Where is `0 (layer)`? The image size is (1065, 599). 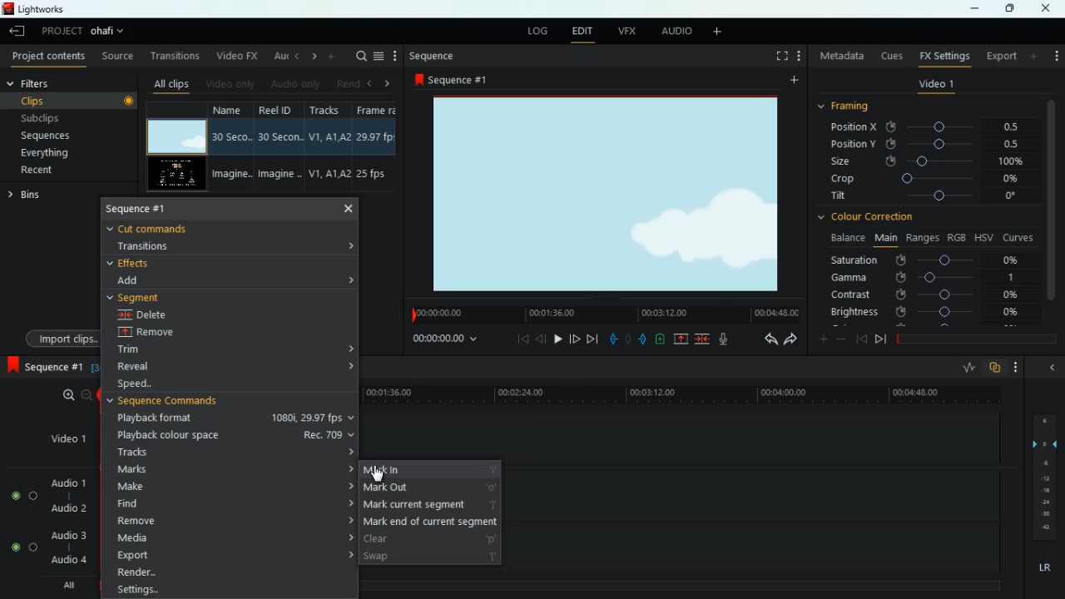 0 (layer) is located at coordinates (1042, 442).